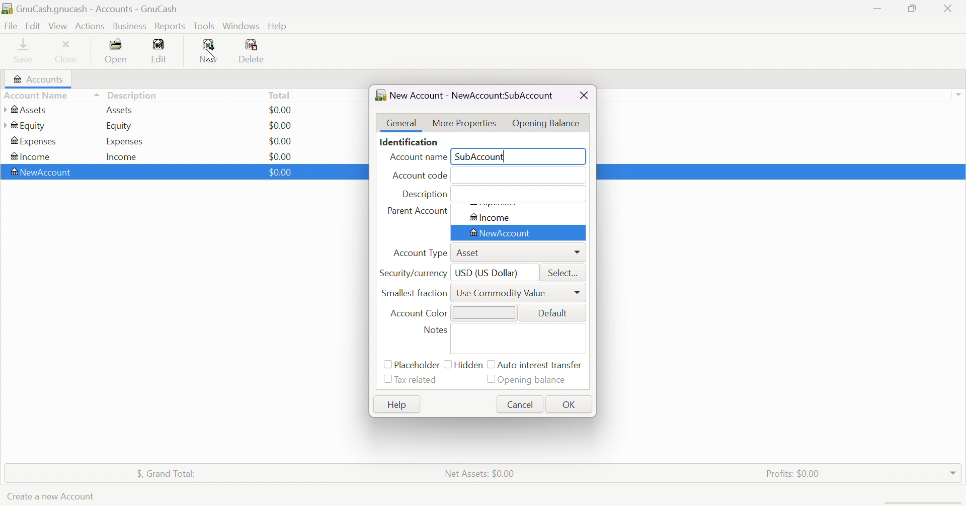 This screenshot has width=966, height=506. I want to click on Edit, so click(32, 26).